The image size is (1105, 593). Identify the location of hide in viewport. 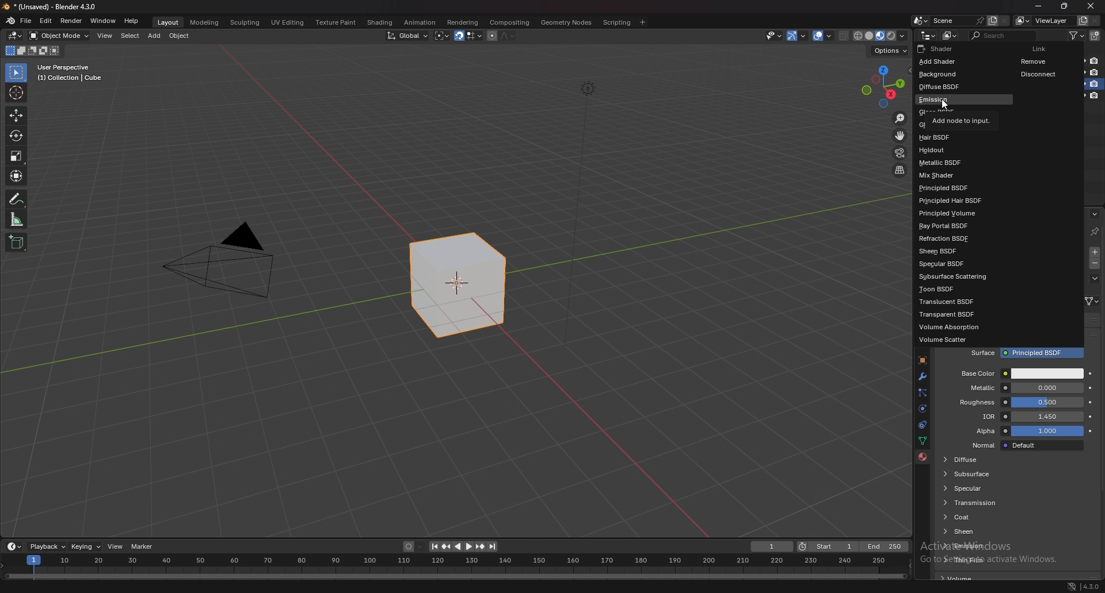
(1081, 84).